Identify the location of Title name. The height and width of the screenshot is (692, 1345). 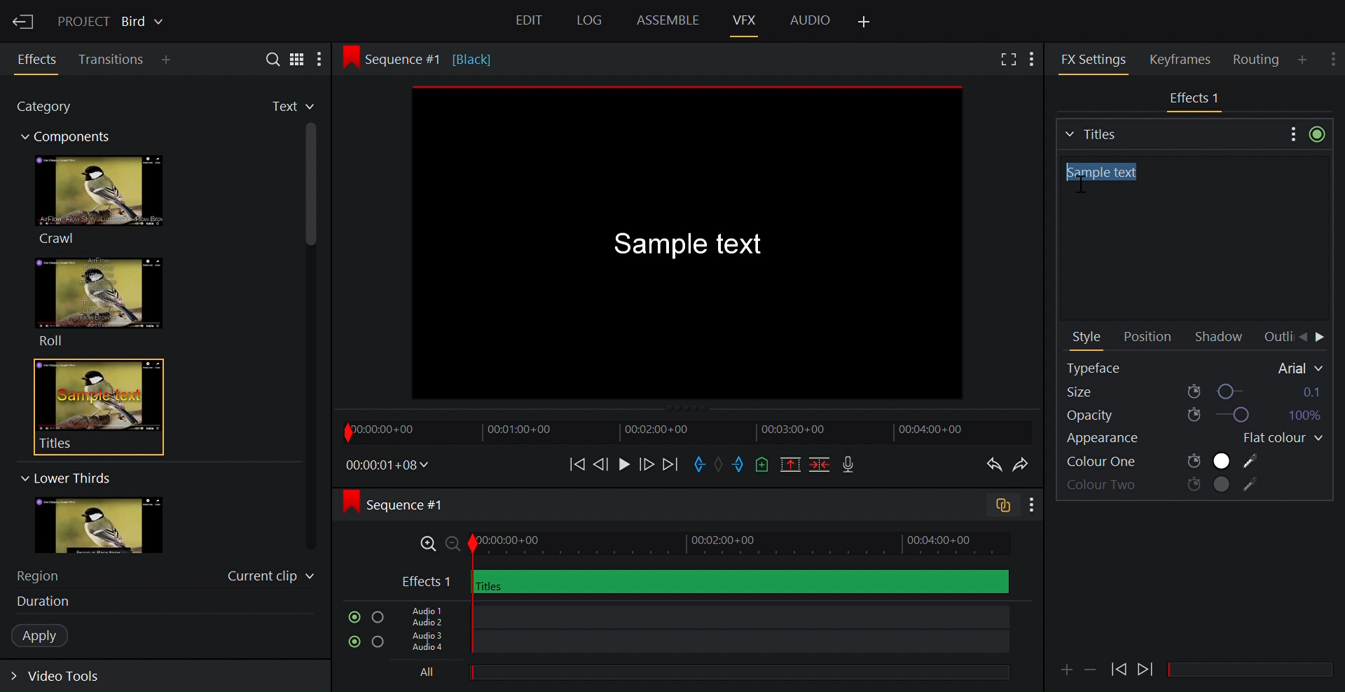
(1191, 239).